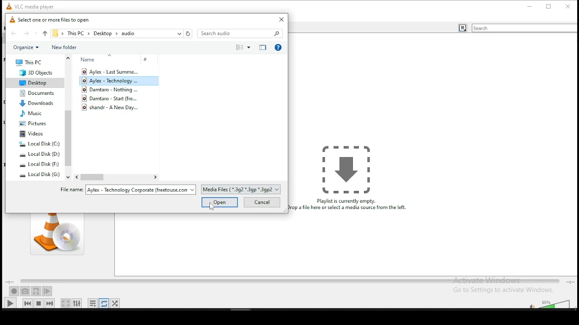 The height and width of the screenshot is (325, 579). Describe the element at coordinates (35, 5) in the screenshot. I see `VLC media player` at that location.